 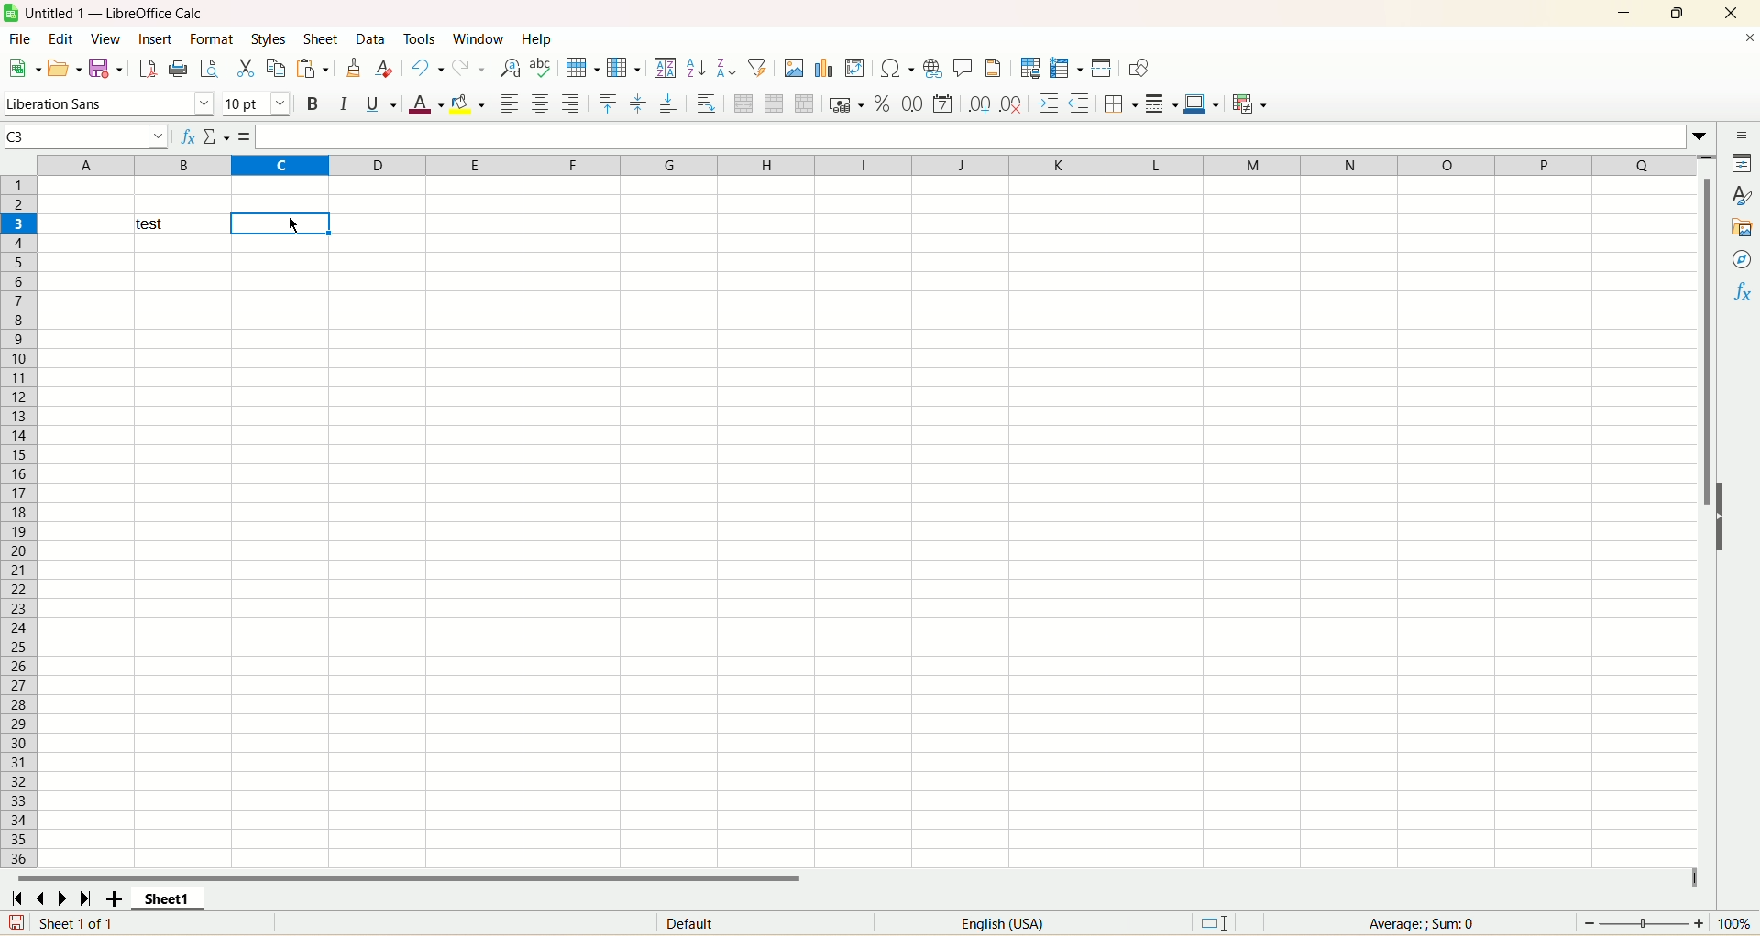 What do you see at coordinates (385, 67) in the screenshot?
I see `clear formatting` at bounding box center [385, 67].